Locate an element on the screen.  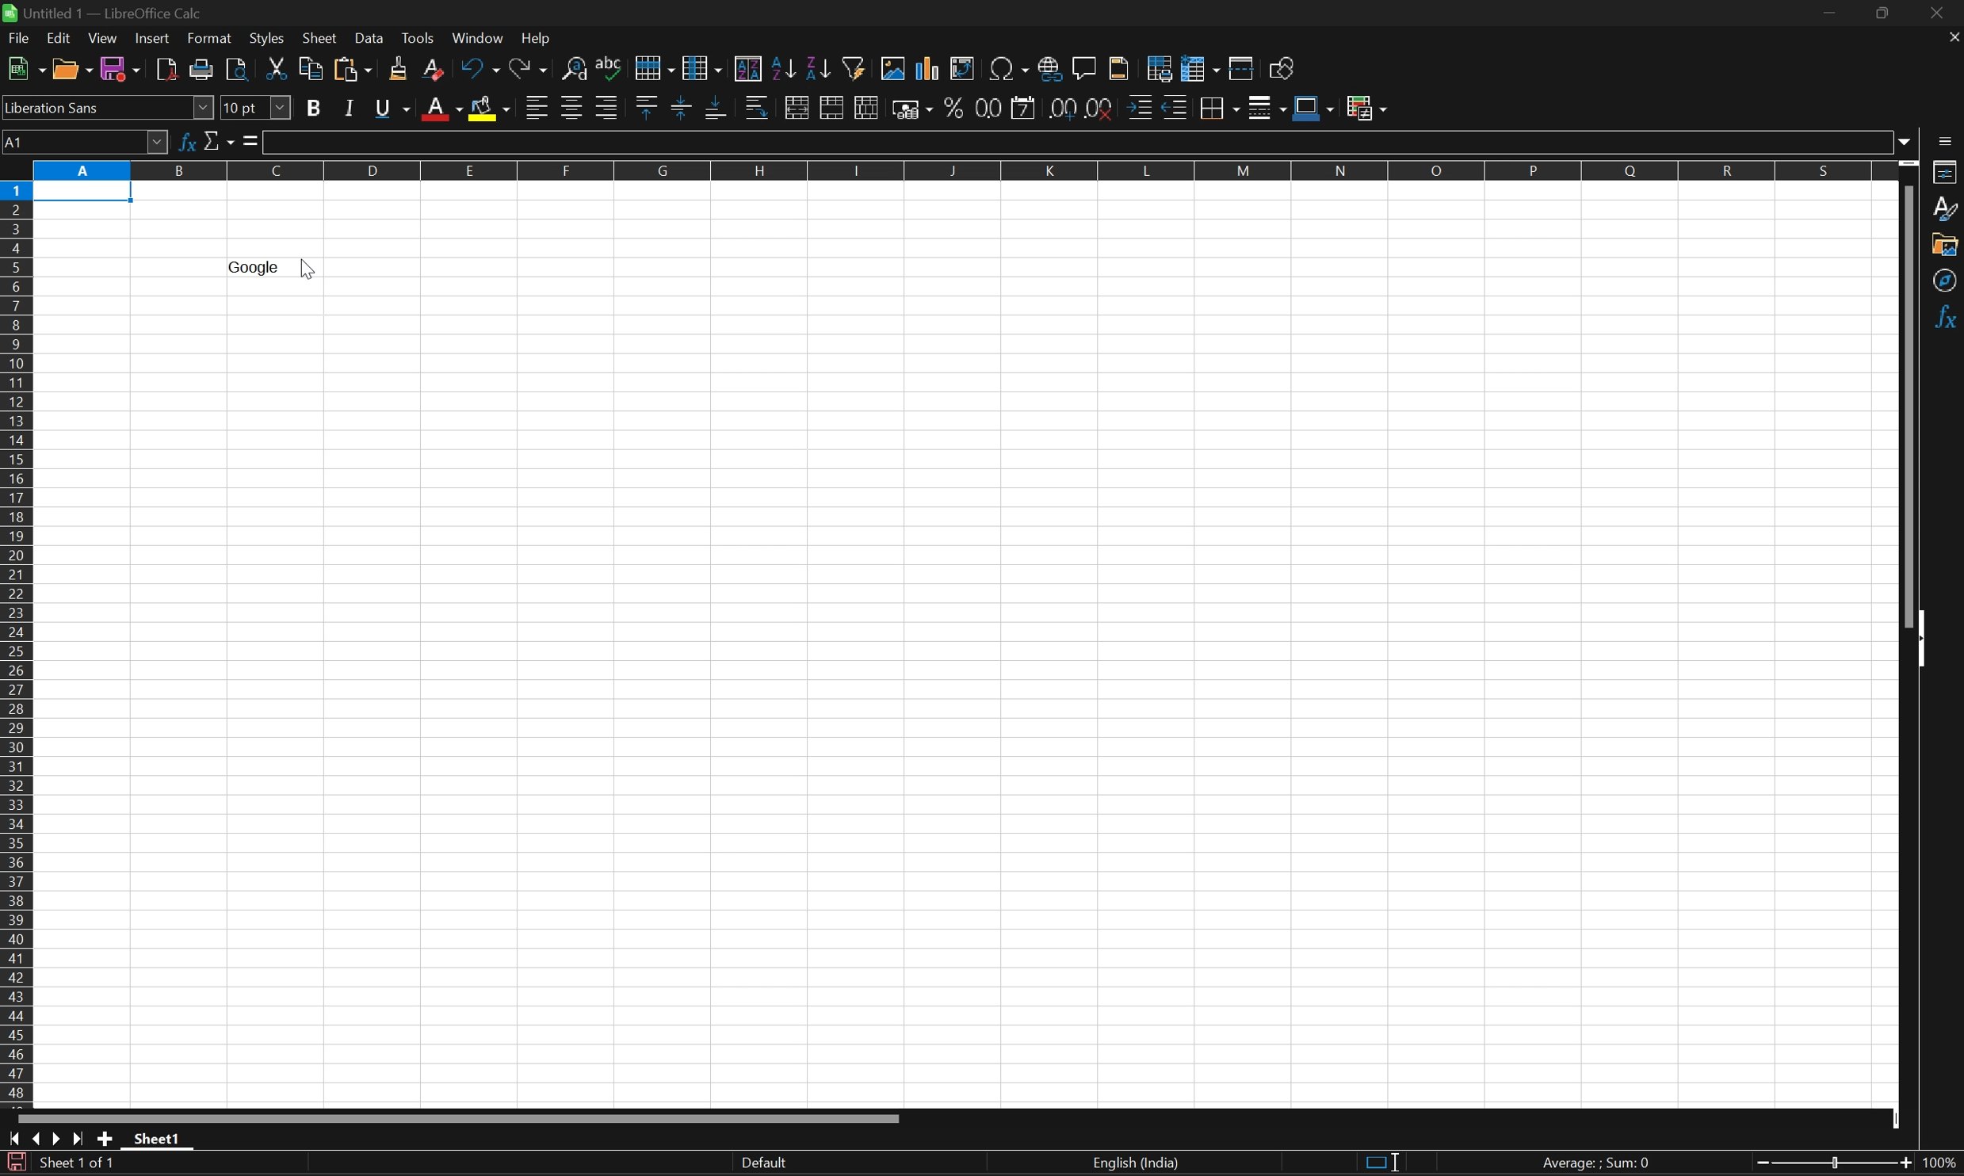
New is located at coordinates (25, 68).